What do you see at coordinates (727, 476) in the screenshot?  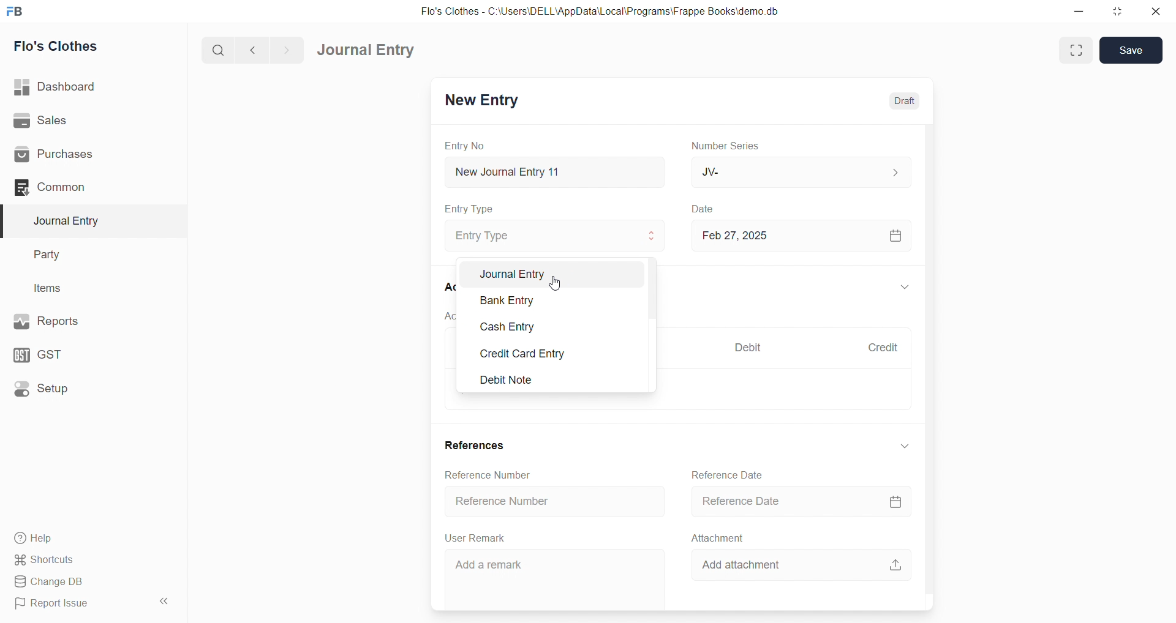 I see `Reference Date` at bounding box center [727, 476].